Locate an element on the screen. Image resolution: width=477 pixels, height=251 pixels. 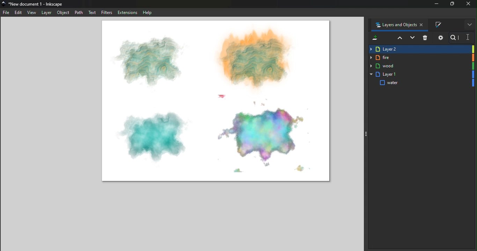
Maximize is located at coordinates (452, 3).